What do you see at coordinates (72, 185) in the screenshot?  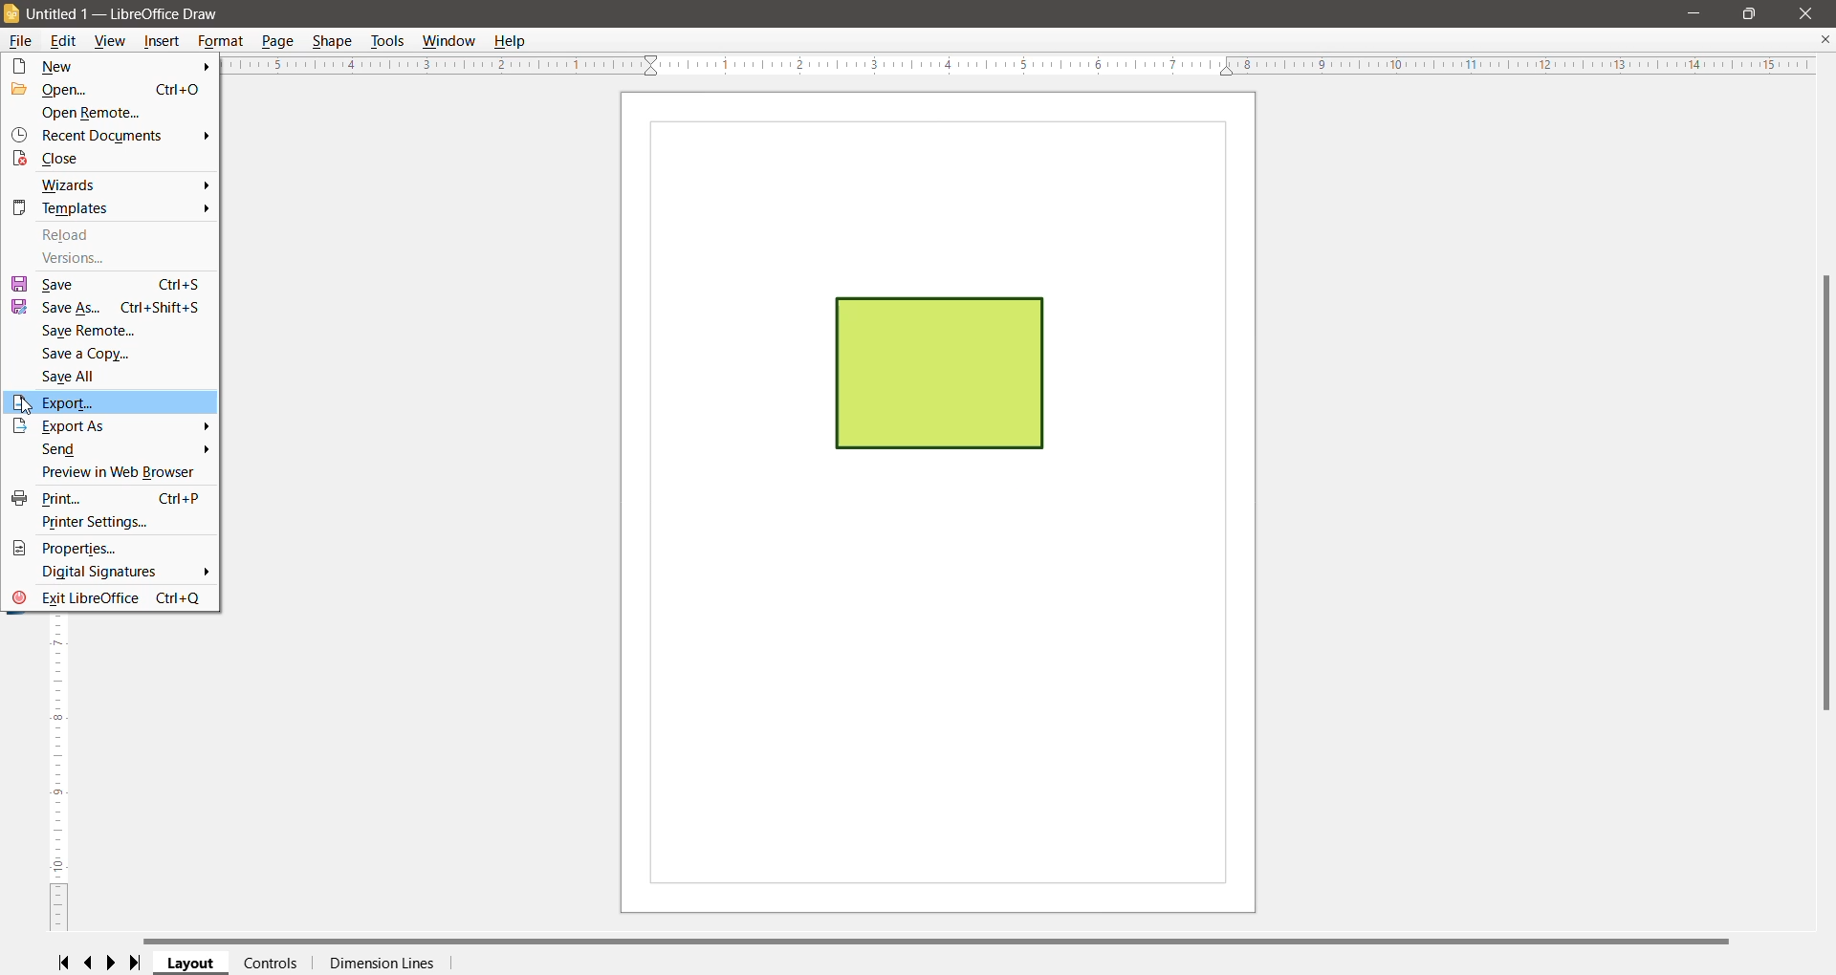 I see `Wizards` at bounding box center [72, 185].